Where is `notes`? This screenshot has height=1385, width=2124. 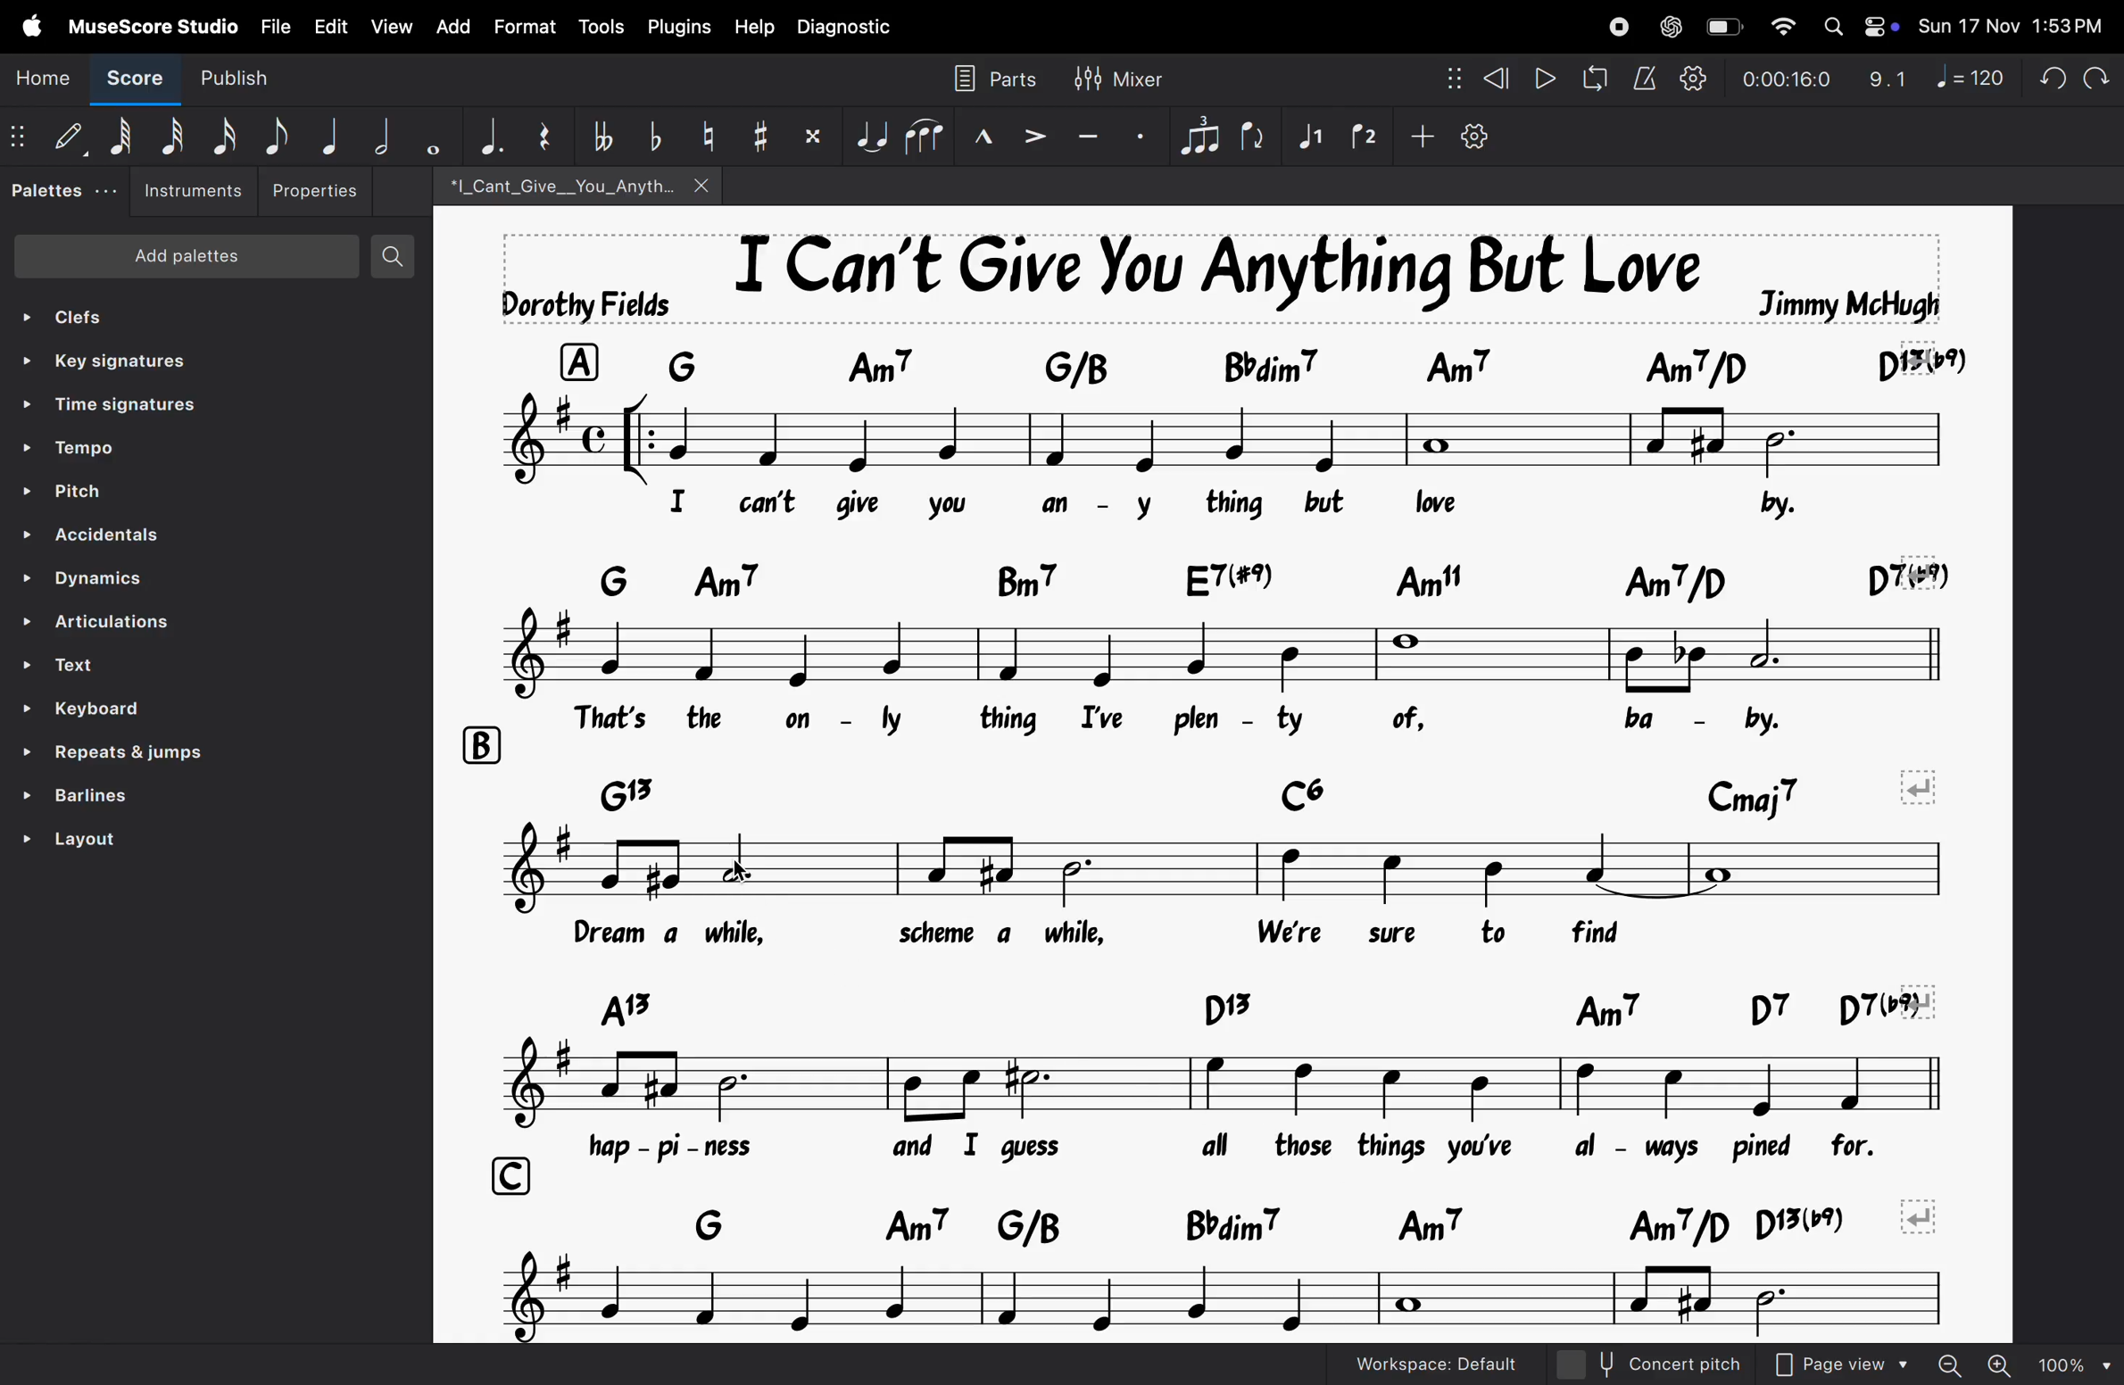
notes is located at coordinates (1205, 444).